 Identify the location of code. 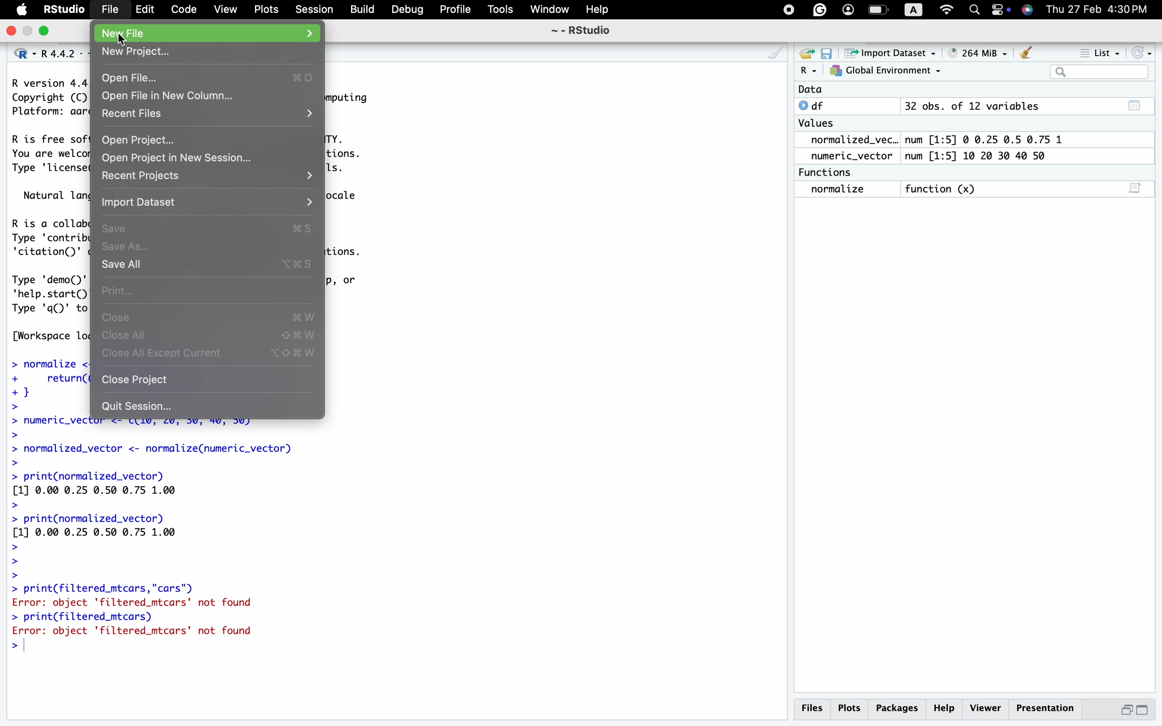
(182, 9).